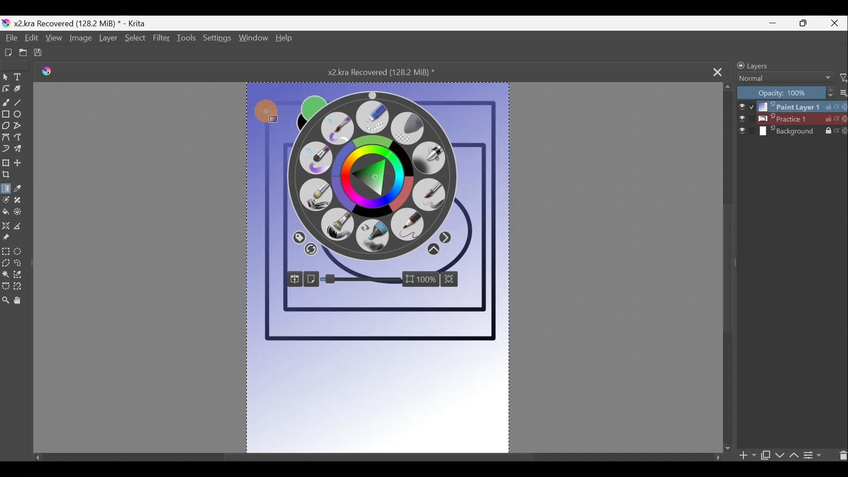  What do you see at coordinates (269, 108) in the screenshot?
I see `Cursor` at bounding box center [269, 108].